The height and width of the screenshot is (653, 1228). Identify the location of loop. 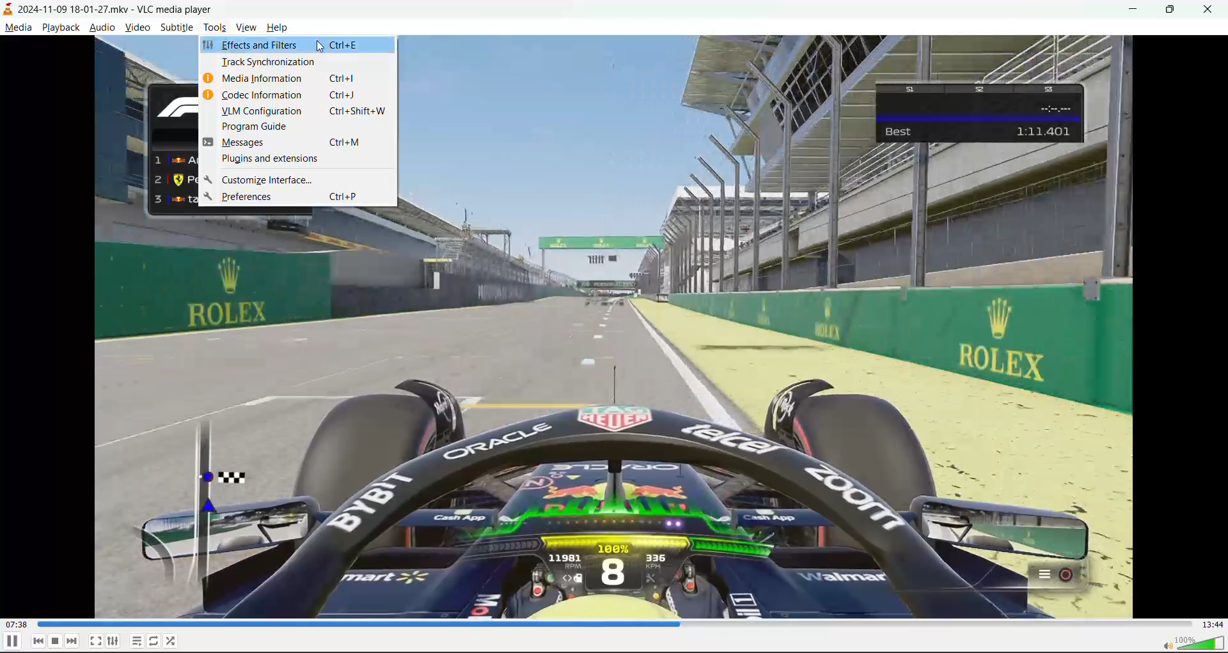
(153, 639).